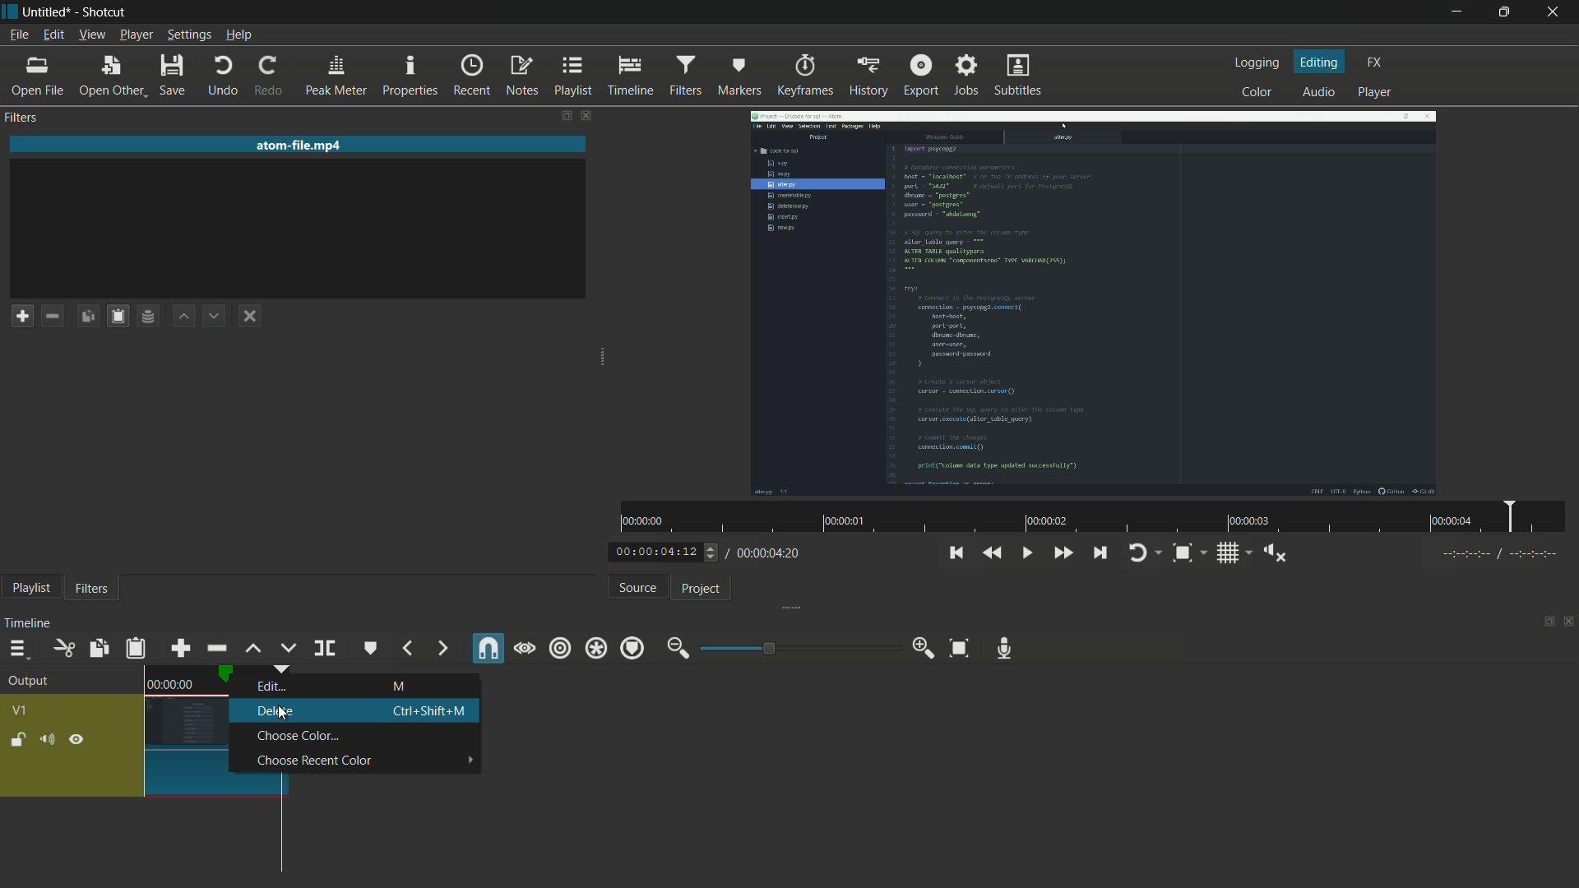  What do you see at coordinates (107, 75) in the screenshot?
I see `open other` at bounding box center [107, 75].